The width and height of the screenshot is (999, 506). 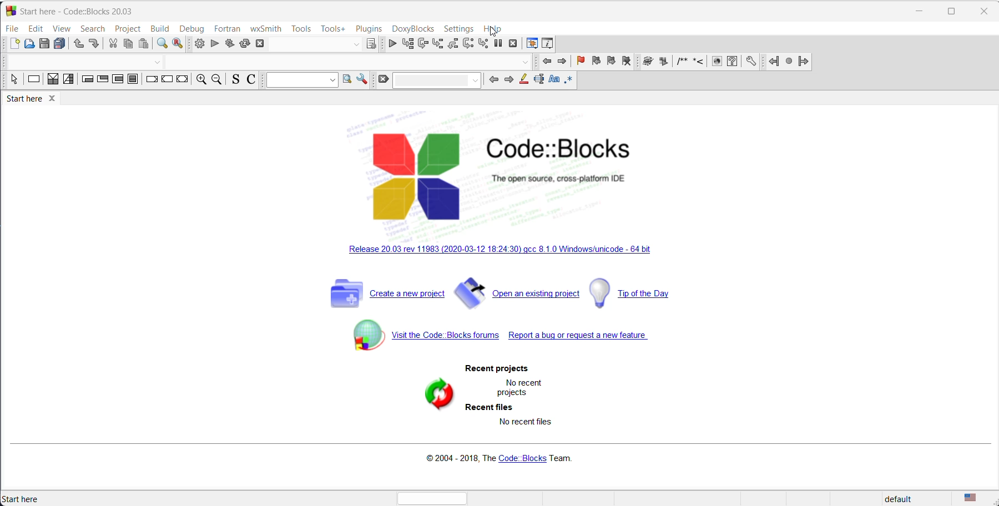 I want to click on text language, so click(x=973, y=498).